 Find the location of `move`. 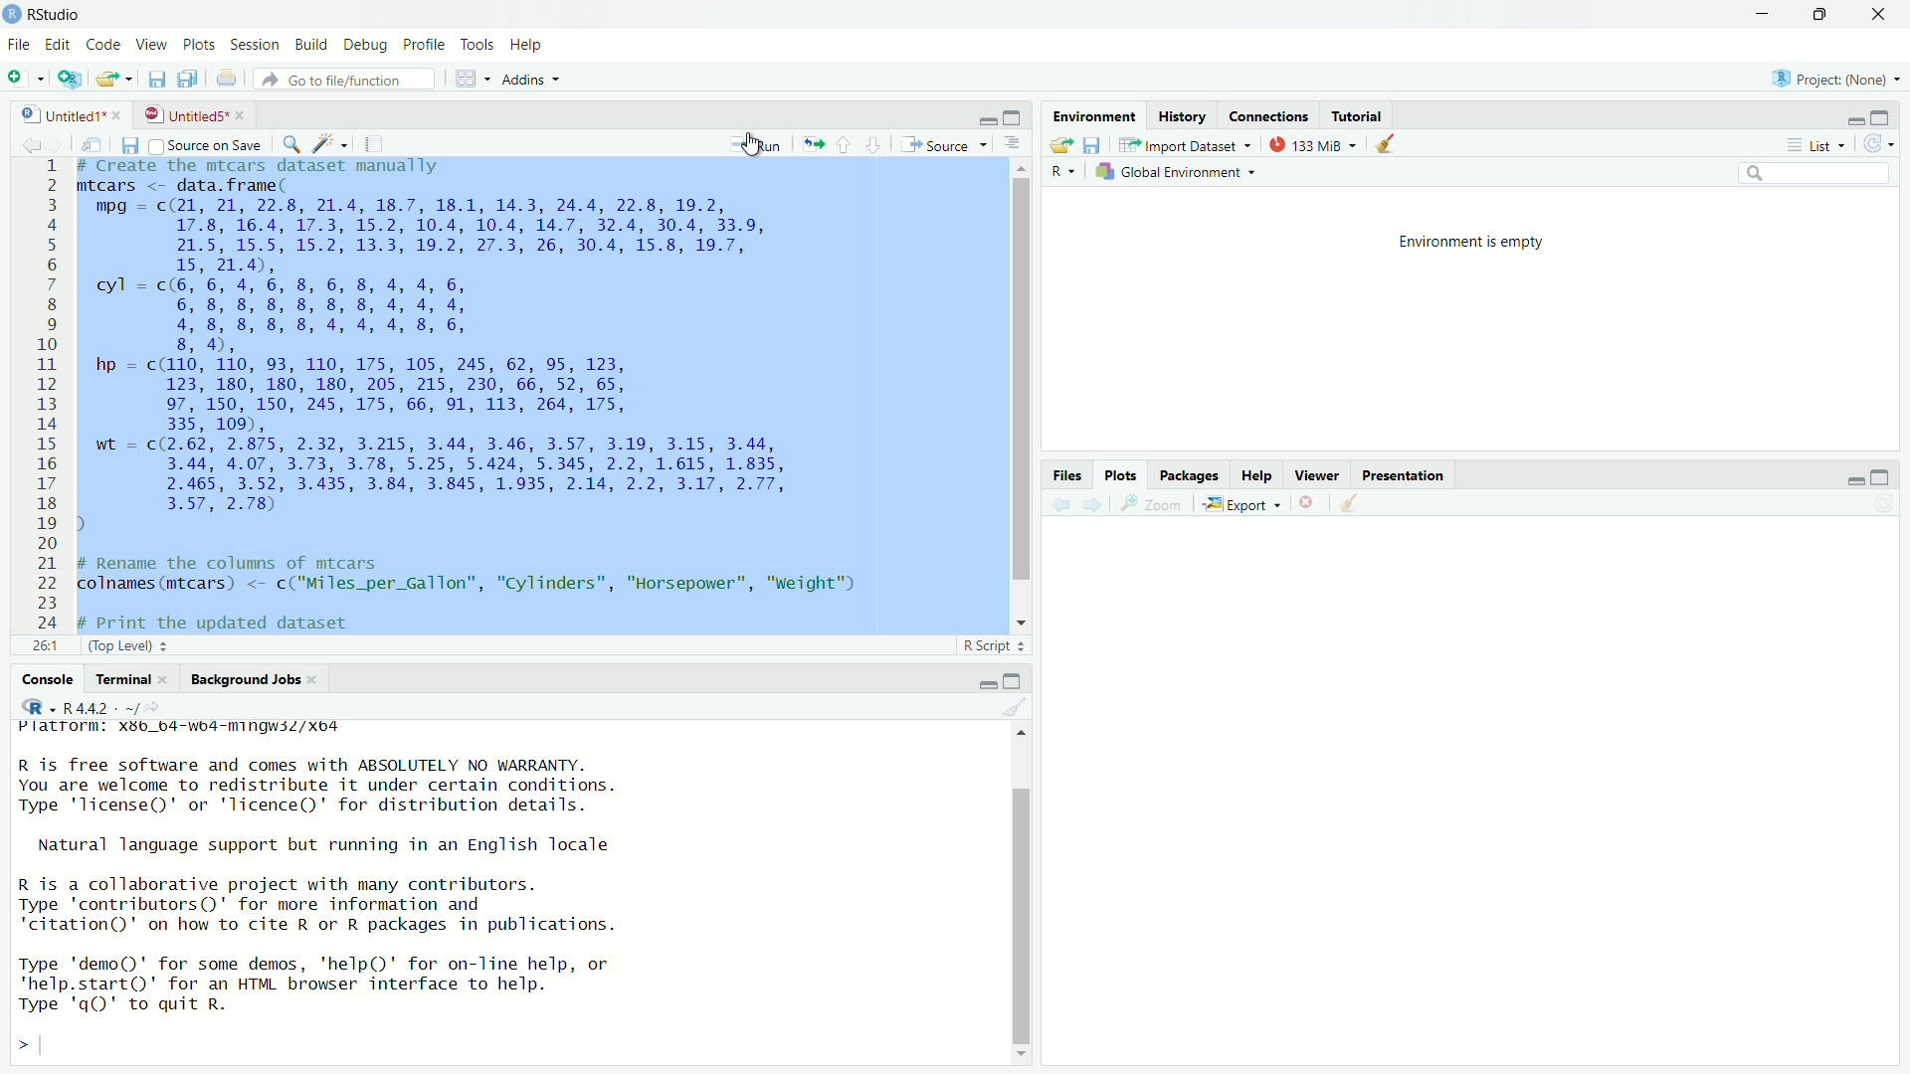

move is located at coordinates (92, 143).